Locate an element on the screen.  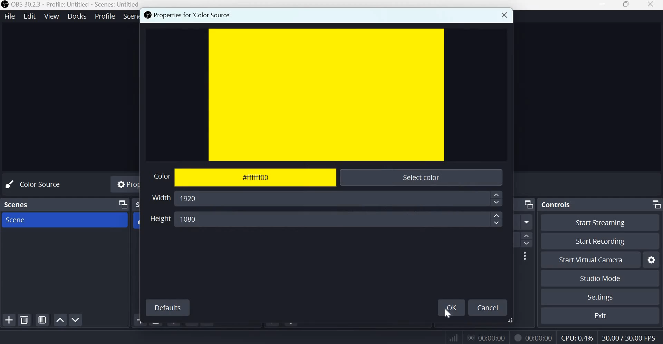
Minimize is located at coordinates (602, 6).